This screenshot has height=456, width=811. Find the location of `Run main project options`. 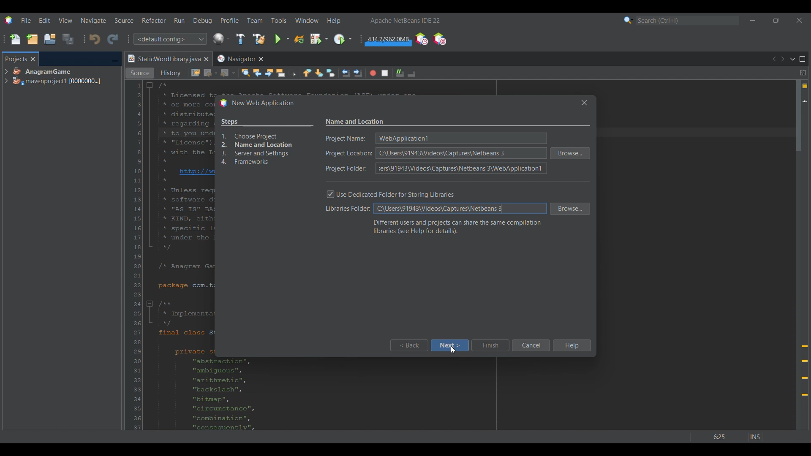

Run main project options is located at coordinates (282, 39).